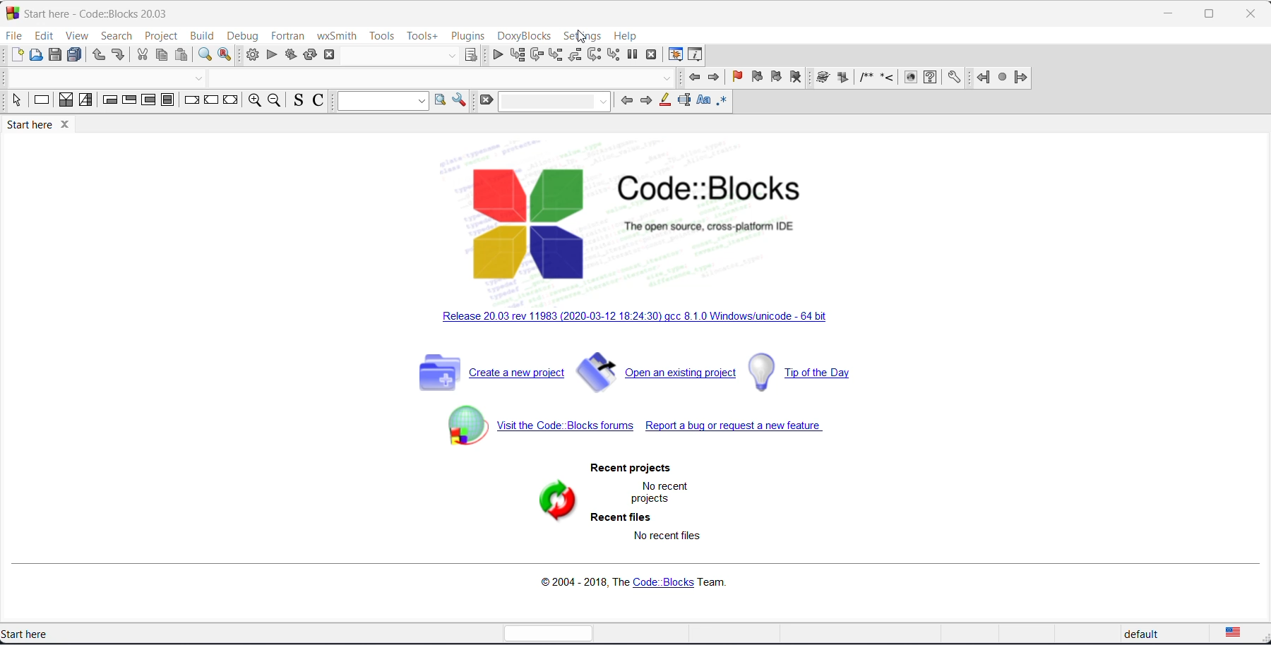 Image resolution: width=1271 pixels, height=645 pixels. What do you see at coordinates (622, 518) in the screenshot?
I see `recent files` at bounding box center [622, 518].